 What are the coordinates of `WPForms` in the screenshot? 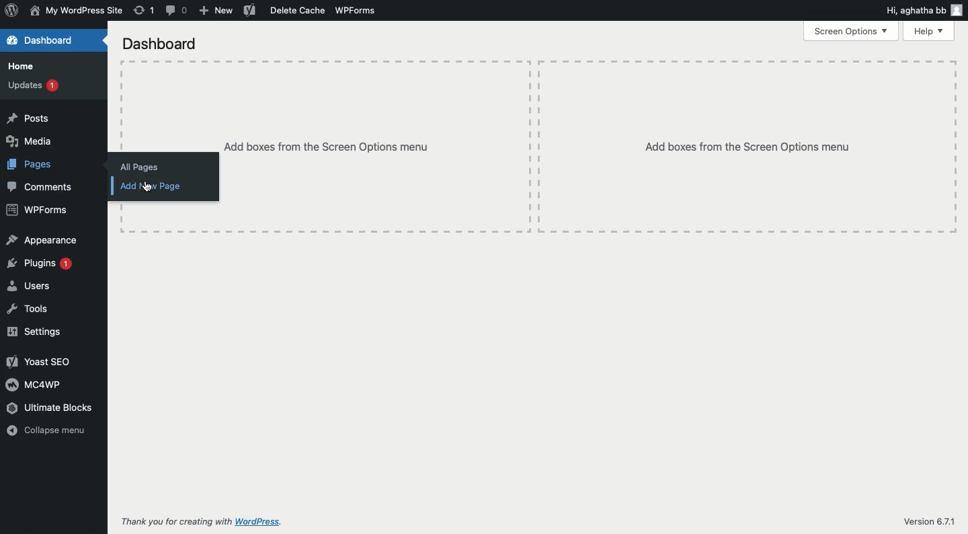 It's located at (36, 211).